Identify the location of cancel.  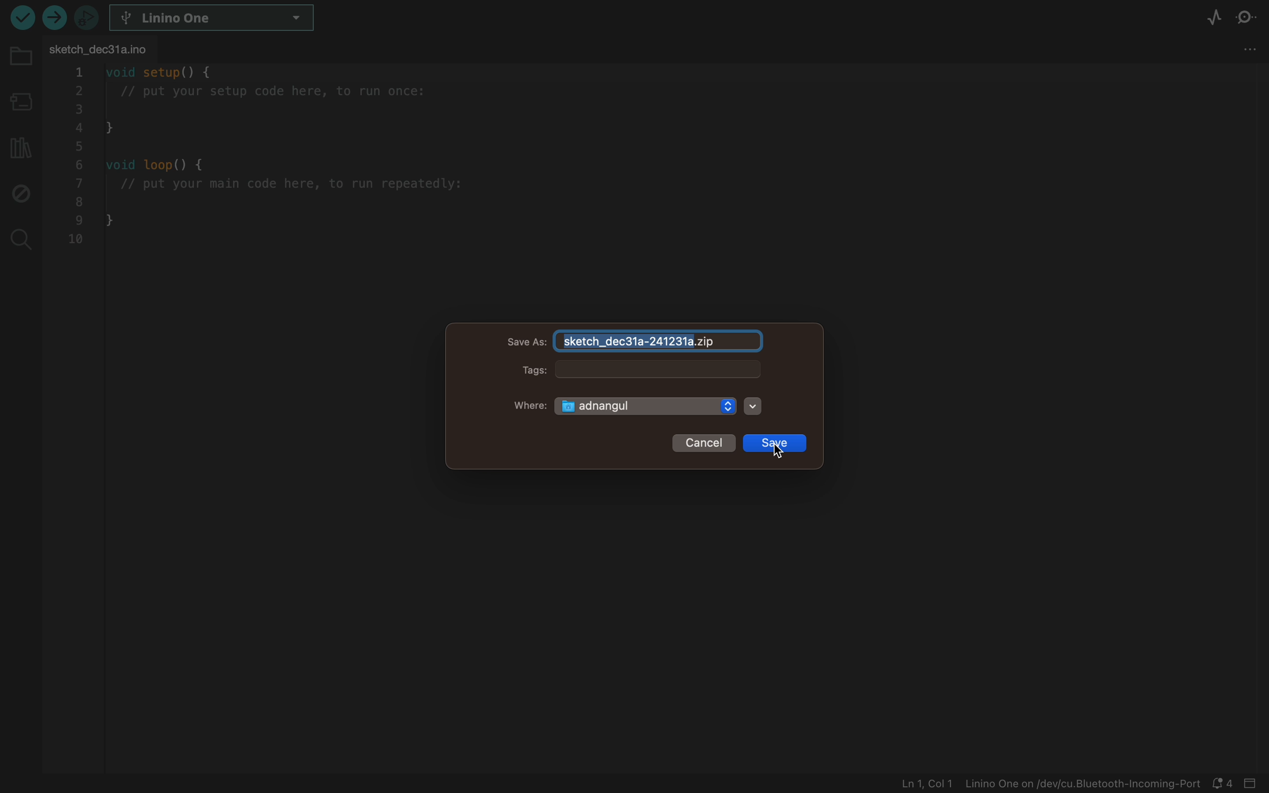
(704, 441).